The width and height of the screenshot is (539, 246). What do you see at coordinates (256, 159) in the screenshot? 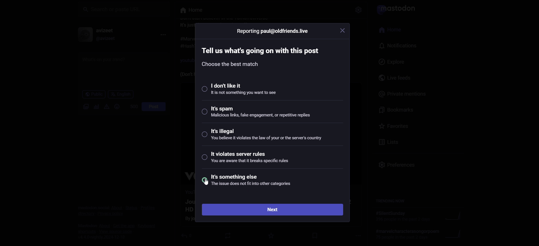
I see `it violates server rule` at bounding box center [256, 159].